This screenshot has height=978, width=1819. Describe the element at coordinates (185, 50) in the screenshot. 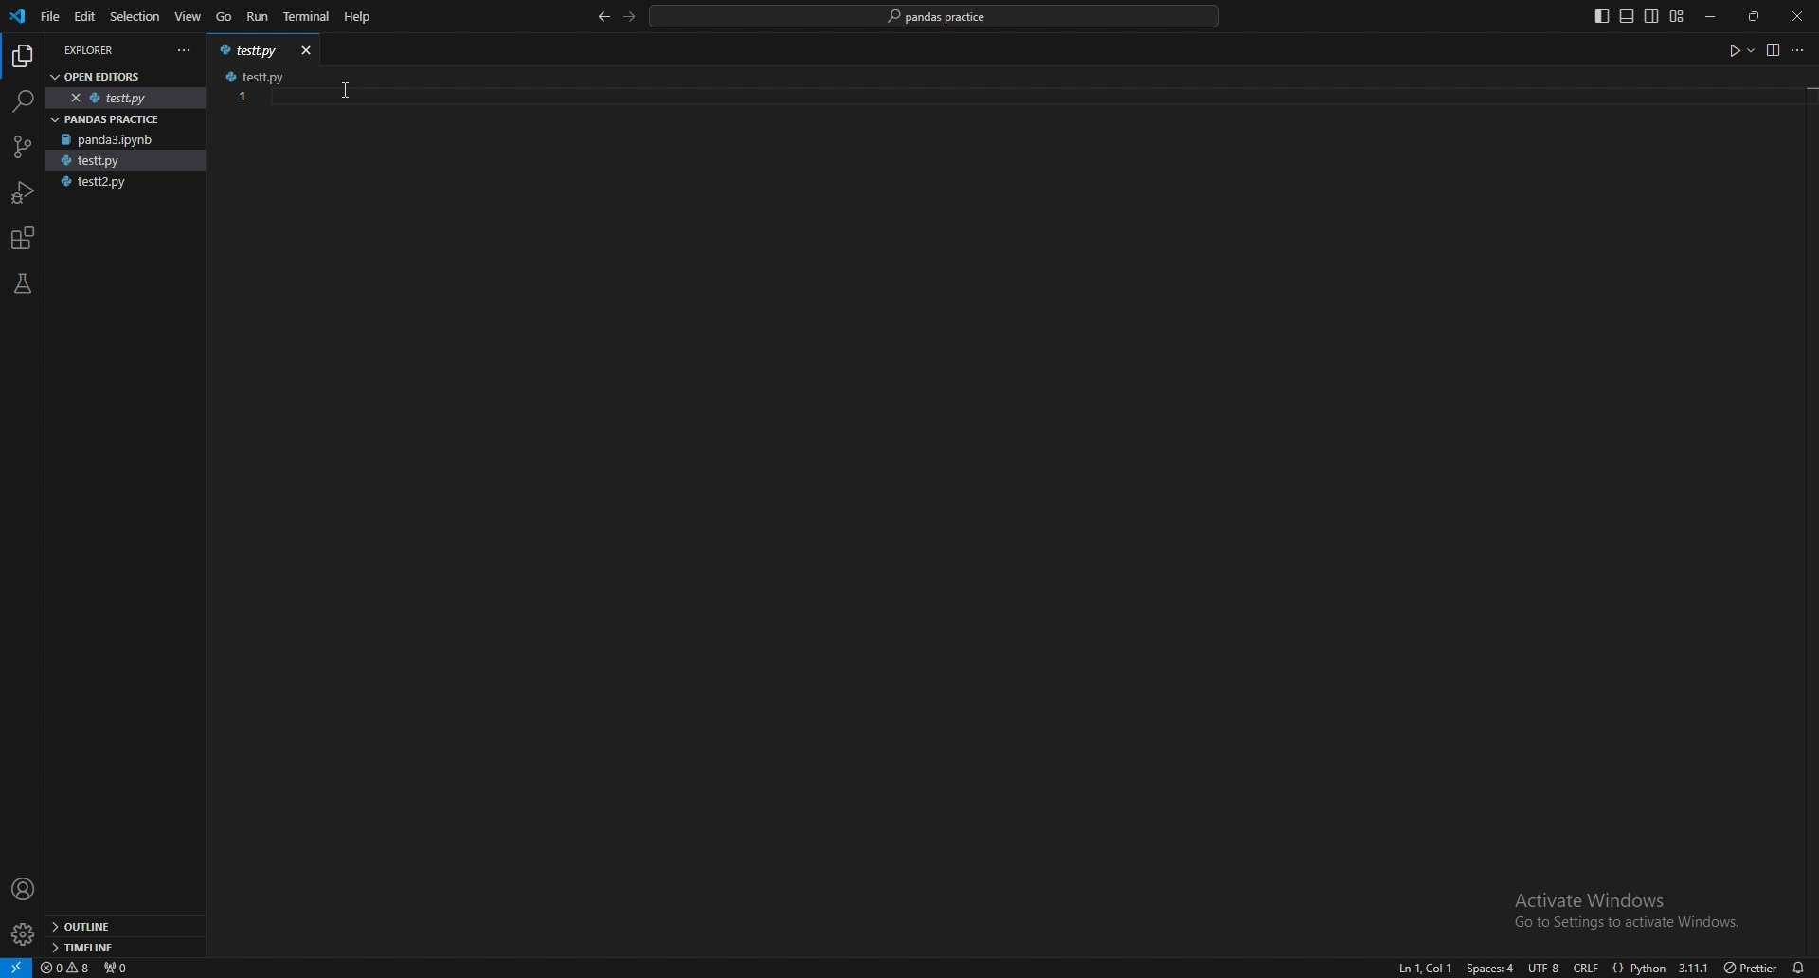

I see `more actions` at that location.